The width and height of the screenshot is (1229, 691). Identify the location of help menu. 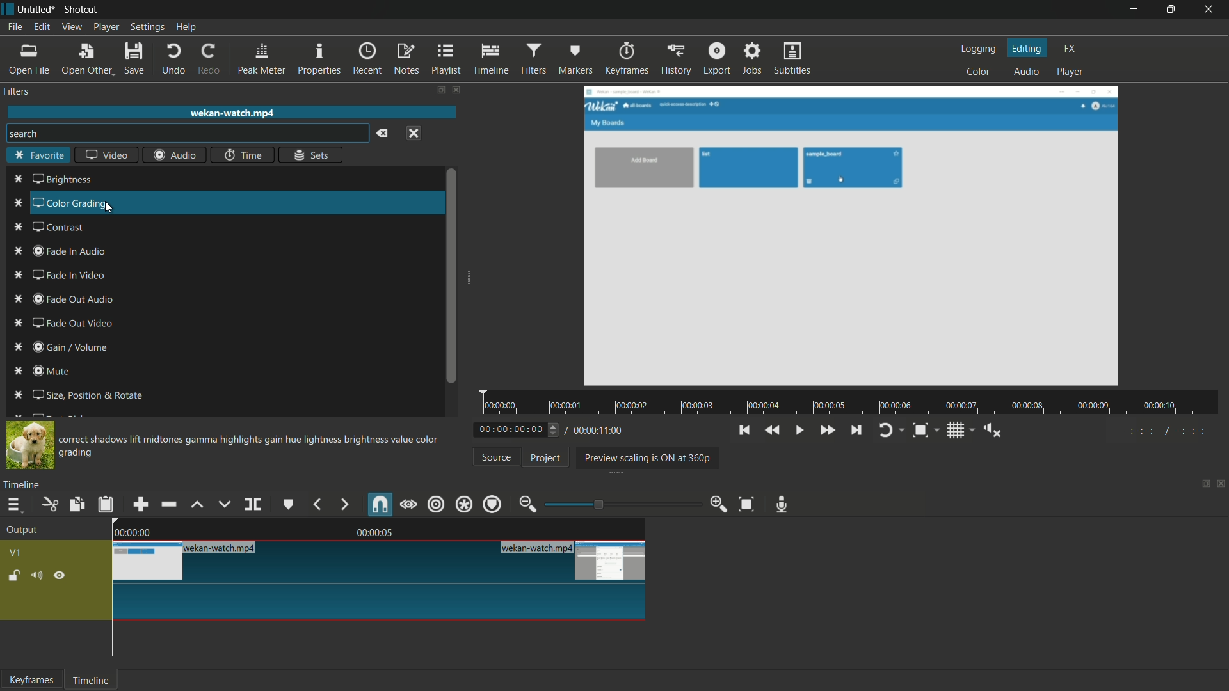
(186, 28).